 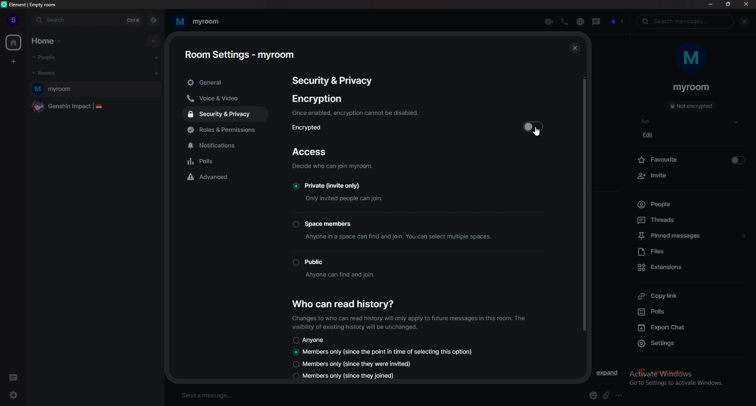 I want to click on polls, so click(x=691, y=311).